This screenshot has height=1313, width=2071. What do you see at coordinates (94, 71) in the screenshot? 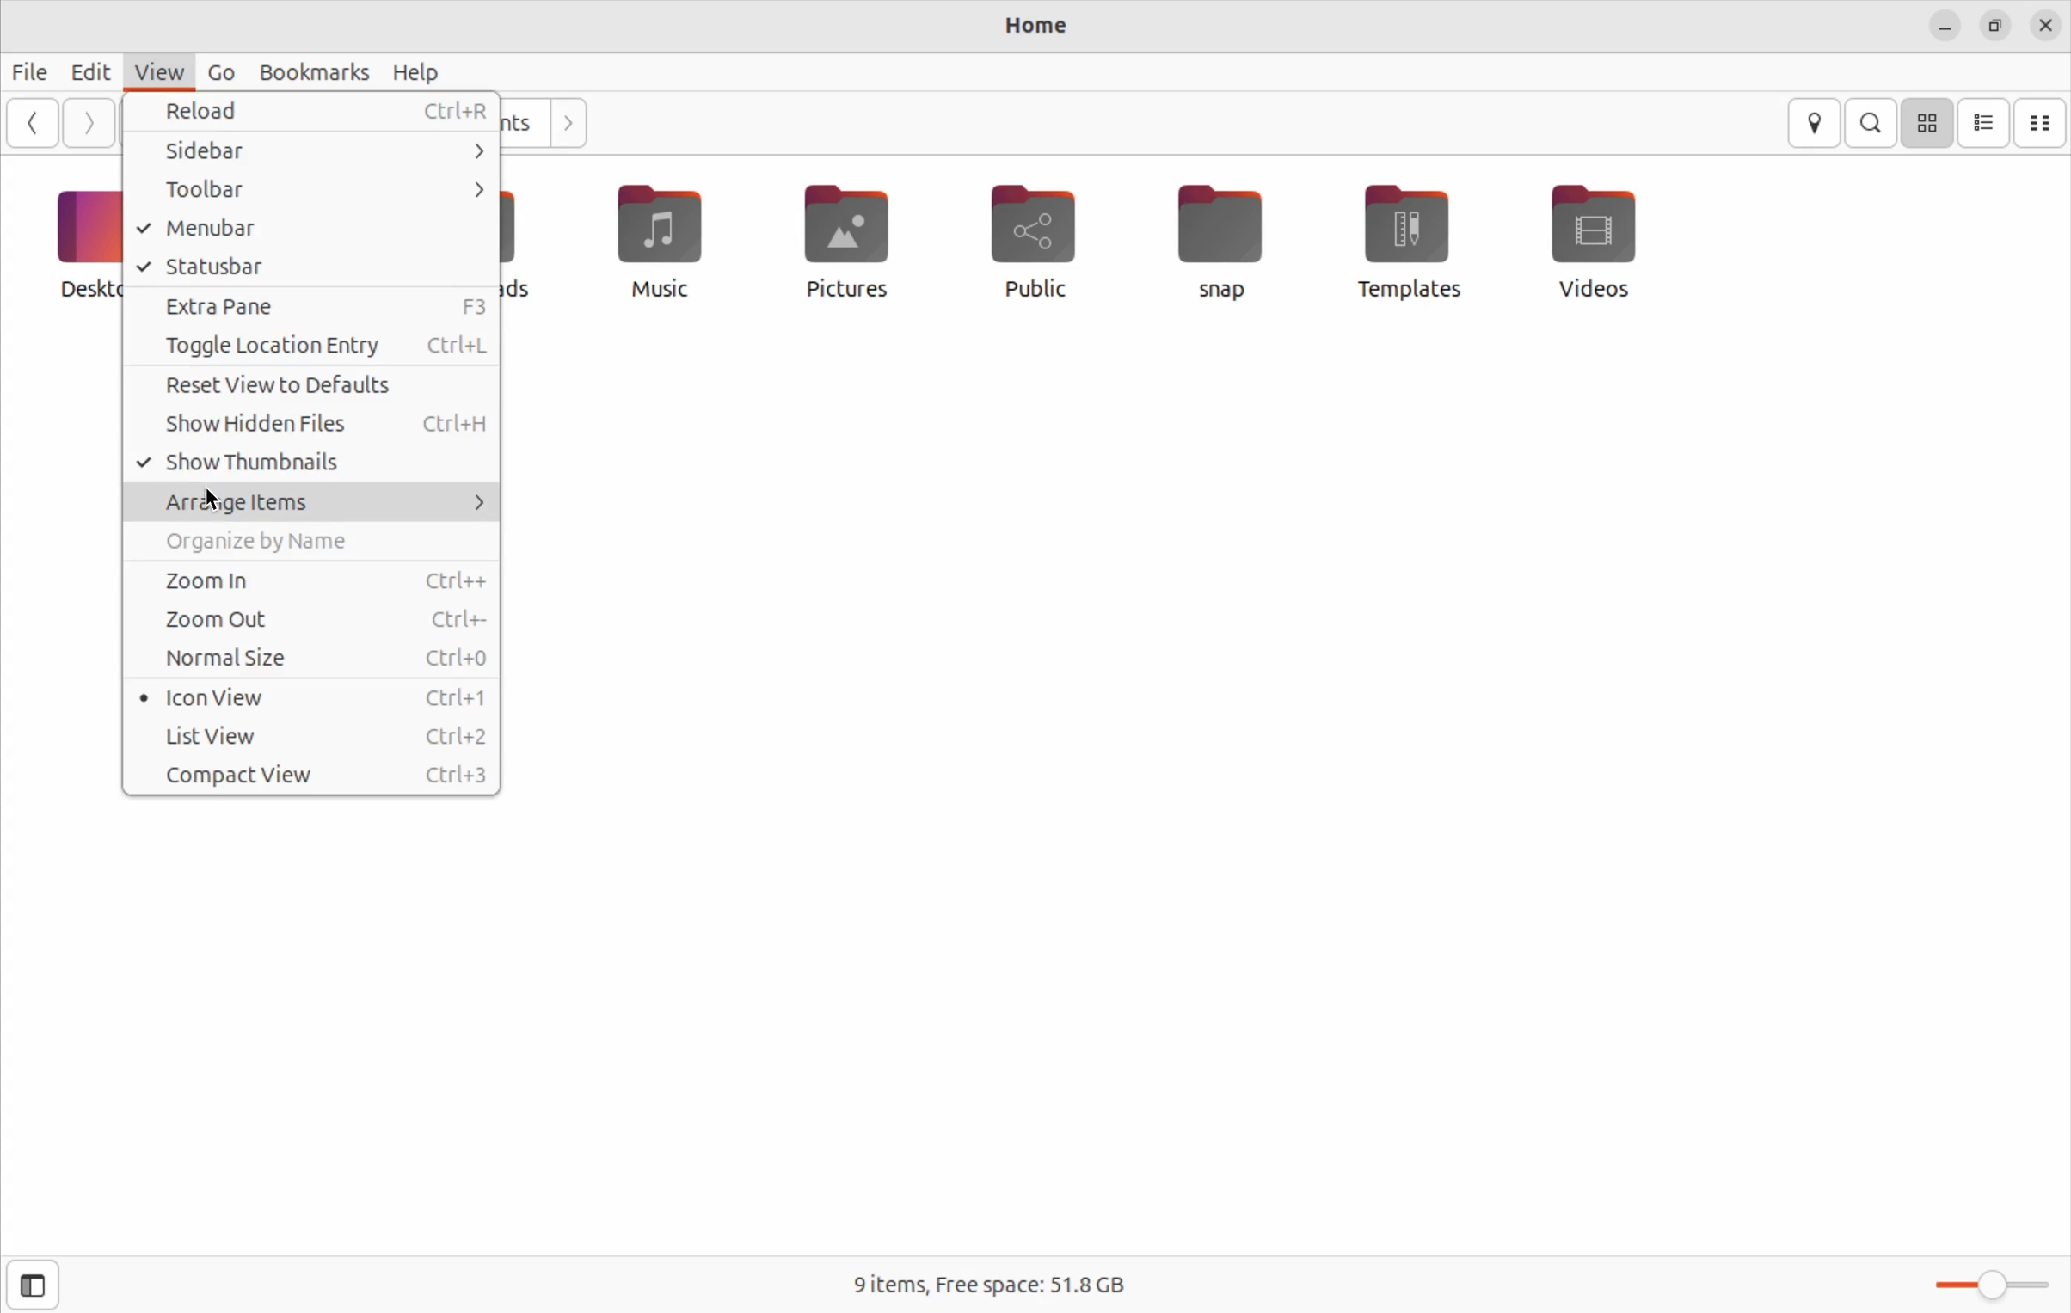
I see `edit` at bounding box center [94, 71].